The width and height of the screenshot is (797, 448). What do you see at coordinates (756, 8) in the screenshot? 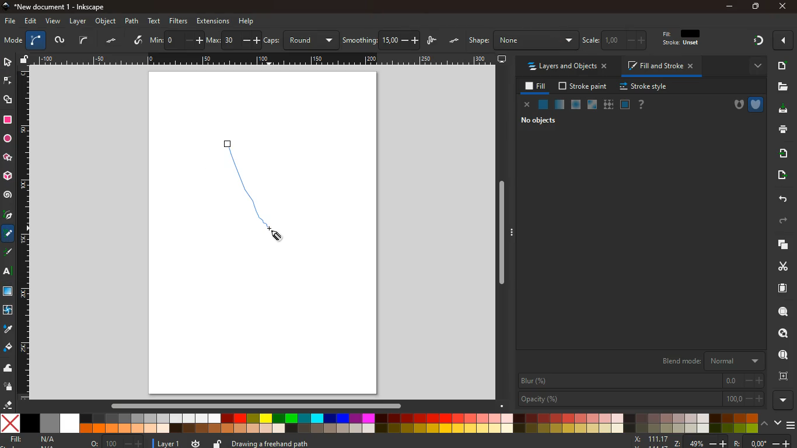
I see `maximize` at bounding box center [756, 8].